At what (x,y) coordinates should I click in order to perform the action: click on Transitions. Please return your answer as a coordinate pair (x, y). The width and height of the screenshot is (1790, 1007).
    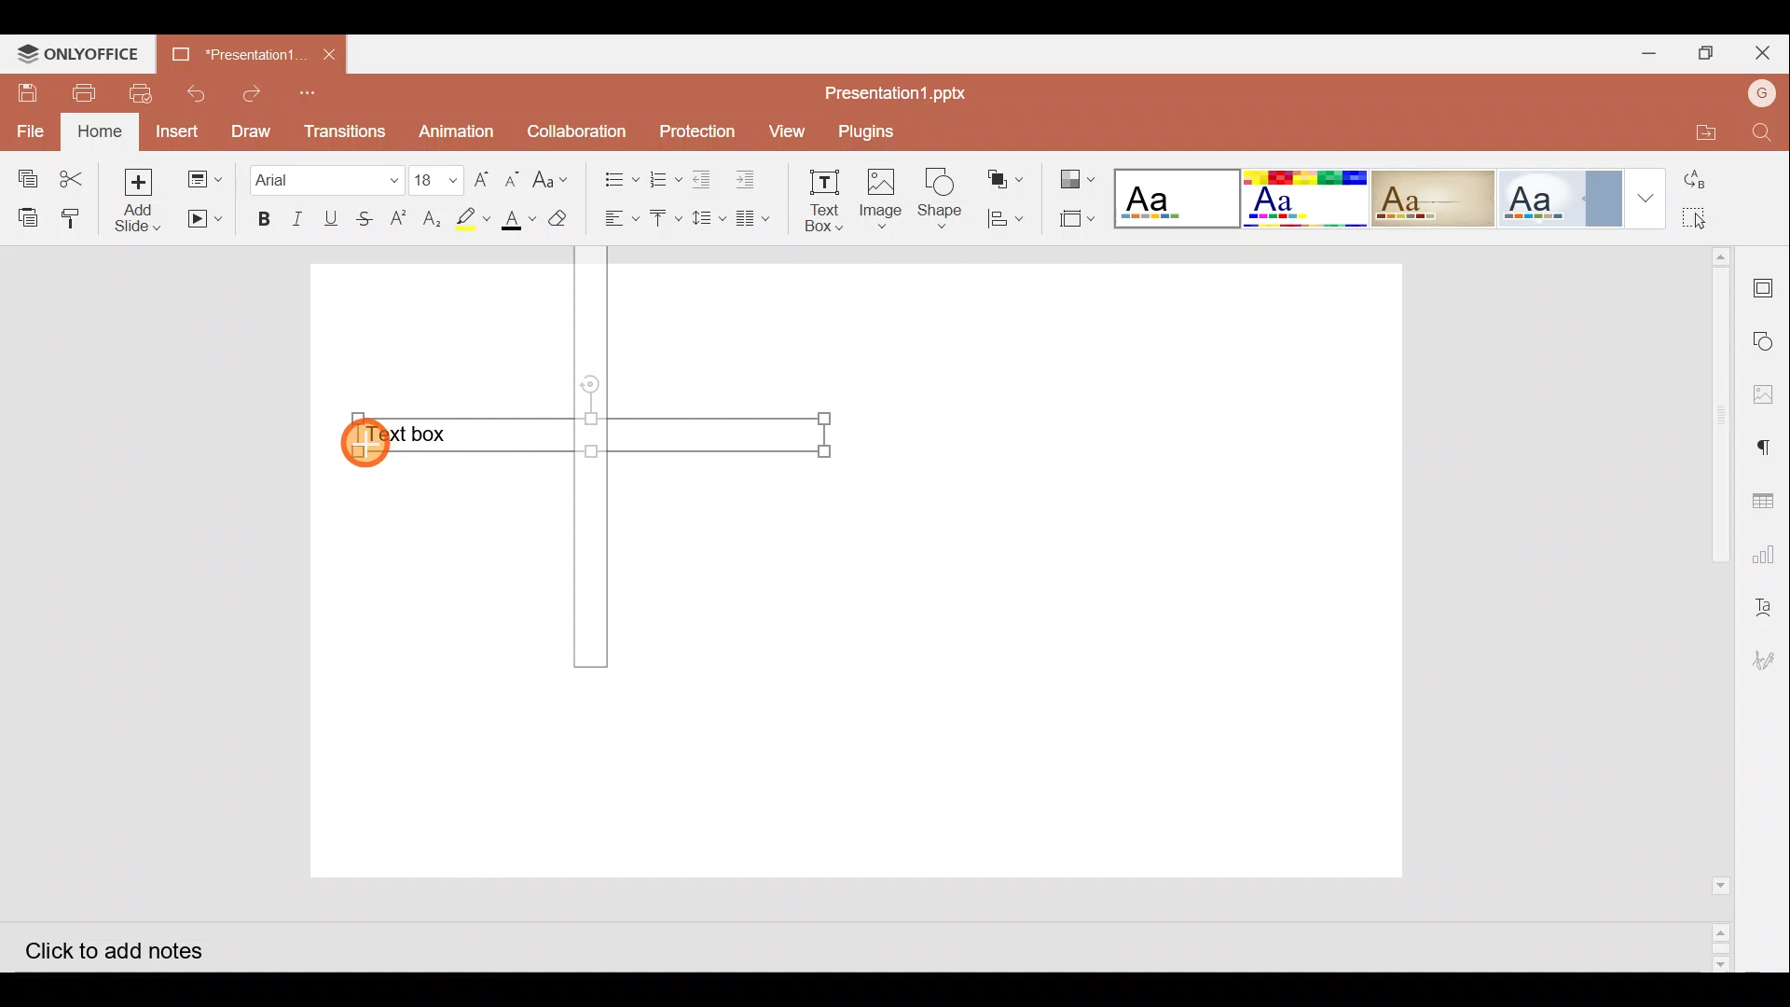
    Looking at the image, I should click on (342, 131).